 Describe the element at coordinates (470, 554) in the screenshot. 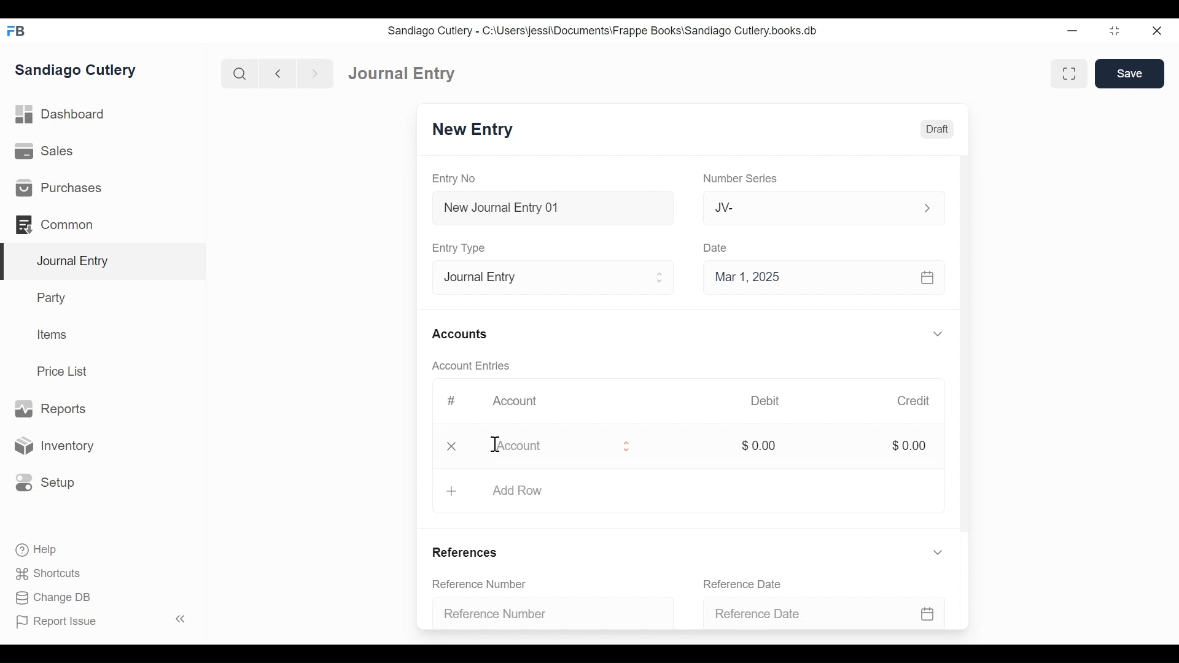

I see `References` at that location.